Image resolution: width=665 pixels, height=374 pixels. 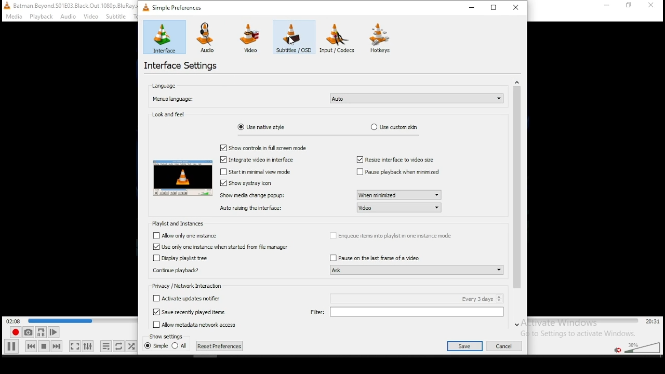 What do you see at coordinates (642, 346) in the screenshot?
I see `volume` at bounding box center [642, 346].